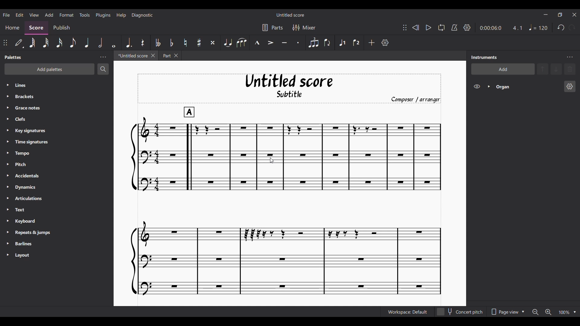  What do you see at coordinates (185, 43) in the screenshot?
I see `Toggle natural` at bounding box center [185, 43].